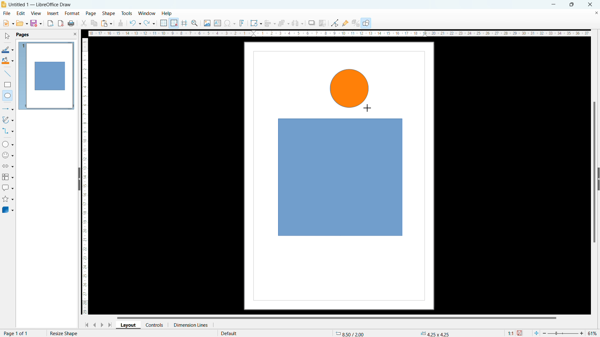  I want to click on redo, so click(149, 23).